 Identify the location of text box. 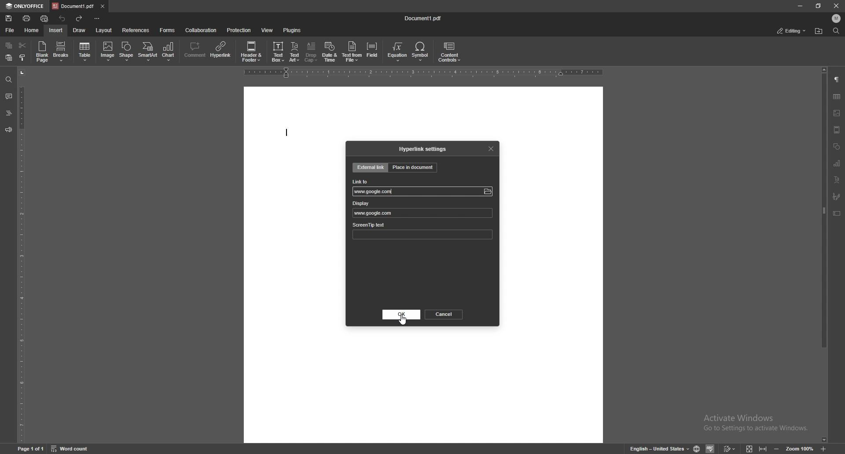
(278, 53).